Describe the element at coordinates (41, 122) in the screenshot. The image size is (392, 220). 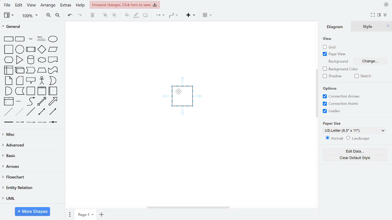
I see `` at that location.